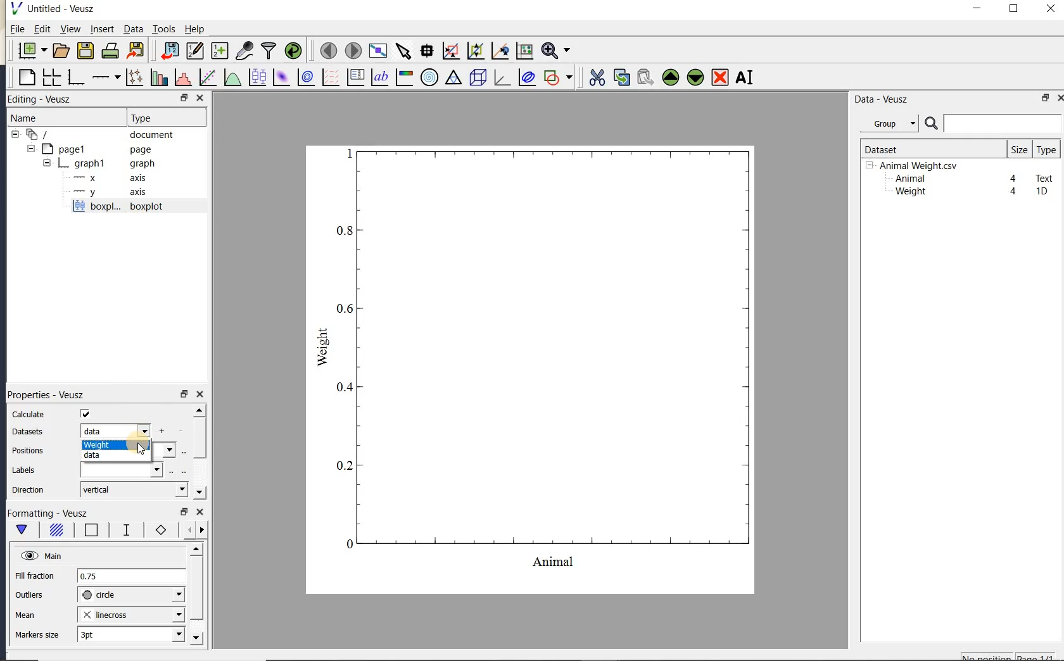  Describe the element at coordinates (51, 77) in the screenshot. I see `arrange graphs in a grid` at that location.